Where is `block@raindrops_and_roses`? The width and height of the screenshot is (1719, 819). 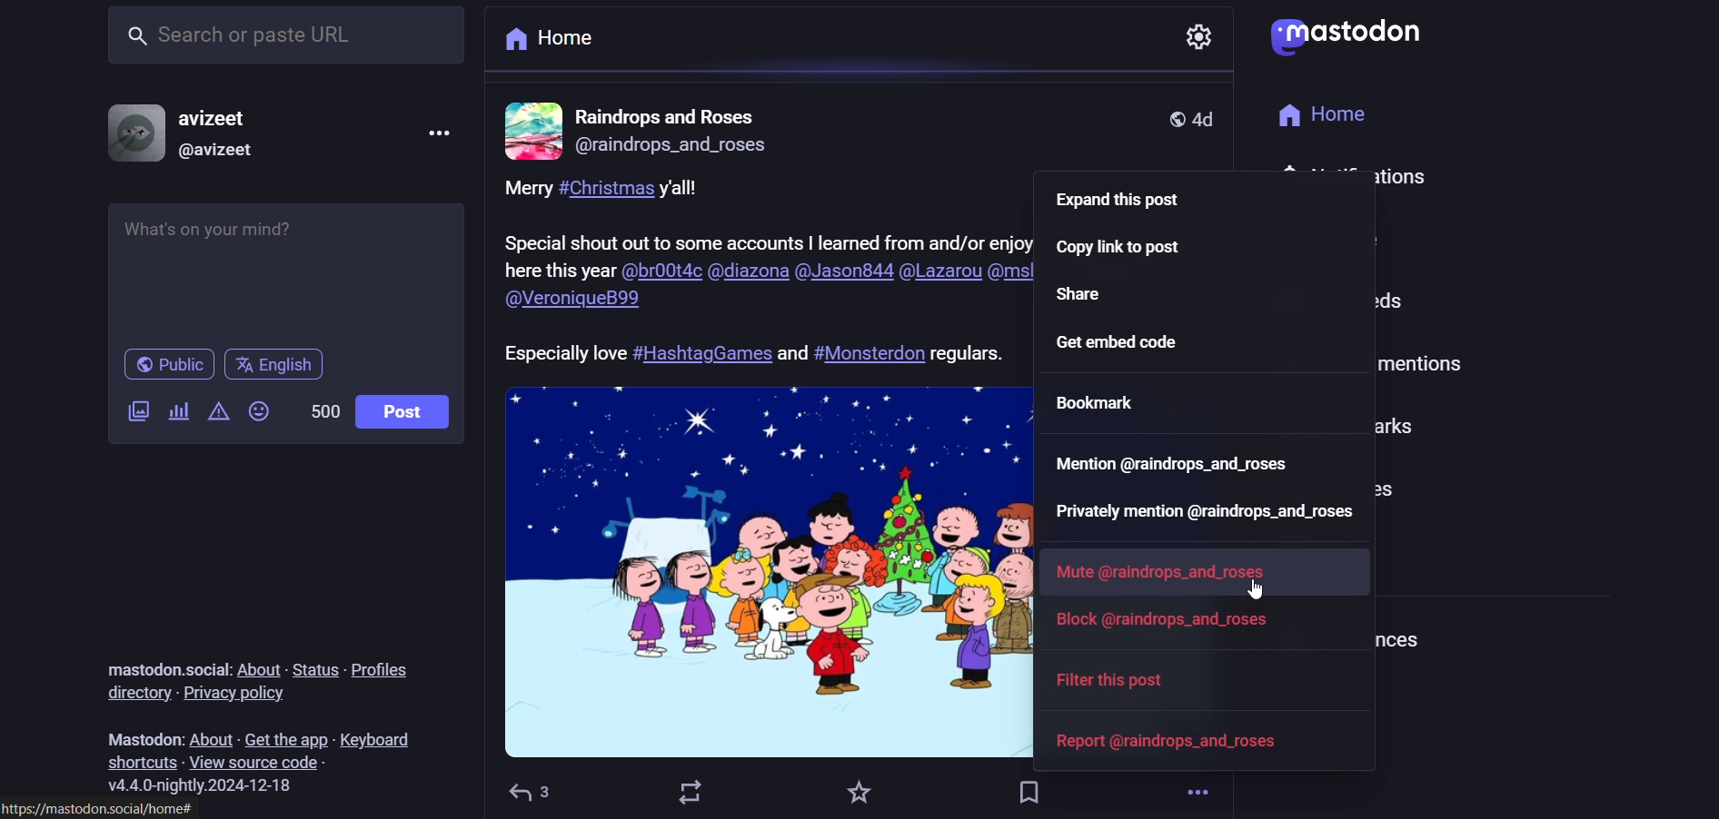
block@raindrops_and_roses is located at coordinates (1178, 623).